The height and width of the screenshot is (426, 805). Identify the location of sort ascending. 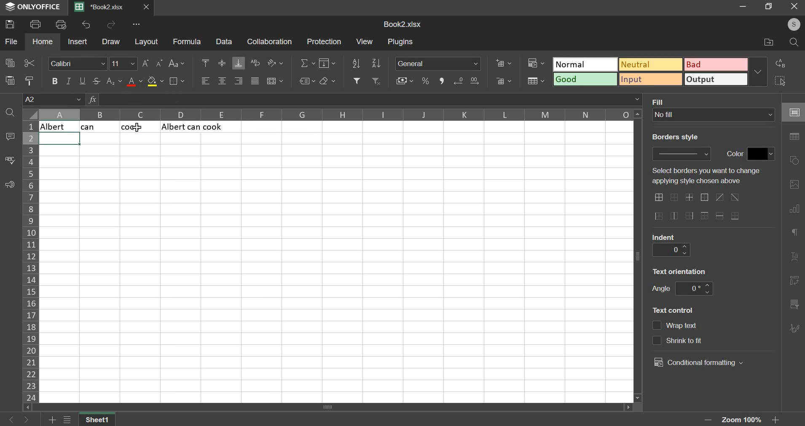
(356, 62).